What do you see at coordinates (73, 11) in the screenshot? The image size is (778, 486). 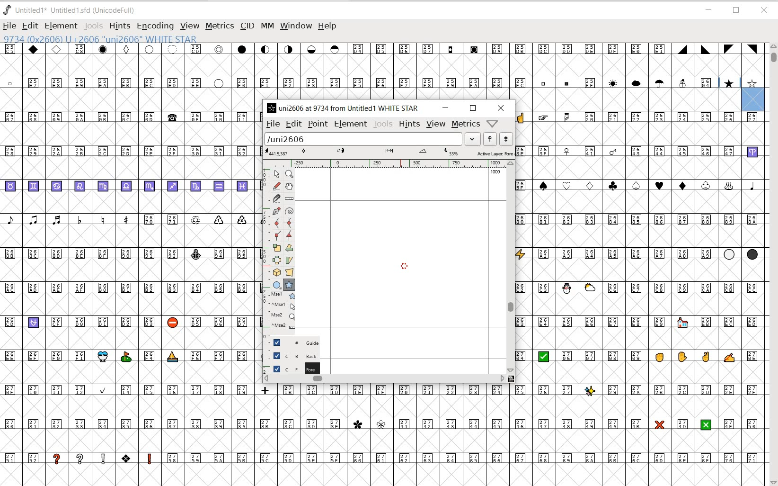 I see `Untitled 1* Untitled 1.sfd (UnicodeFull)` at bounding box center [73, 11].